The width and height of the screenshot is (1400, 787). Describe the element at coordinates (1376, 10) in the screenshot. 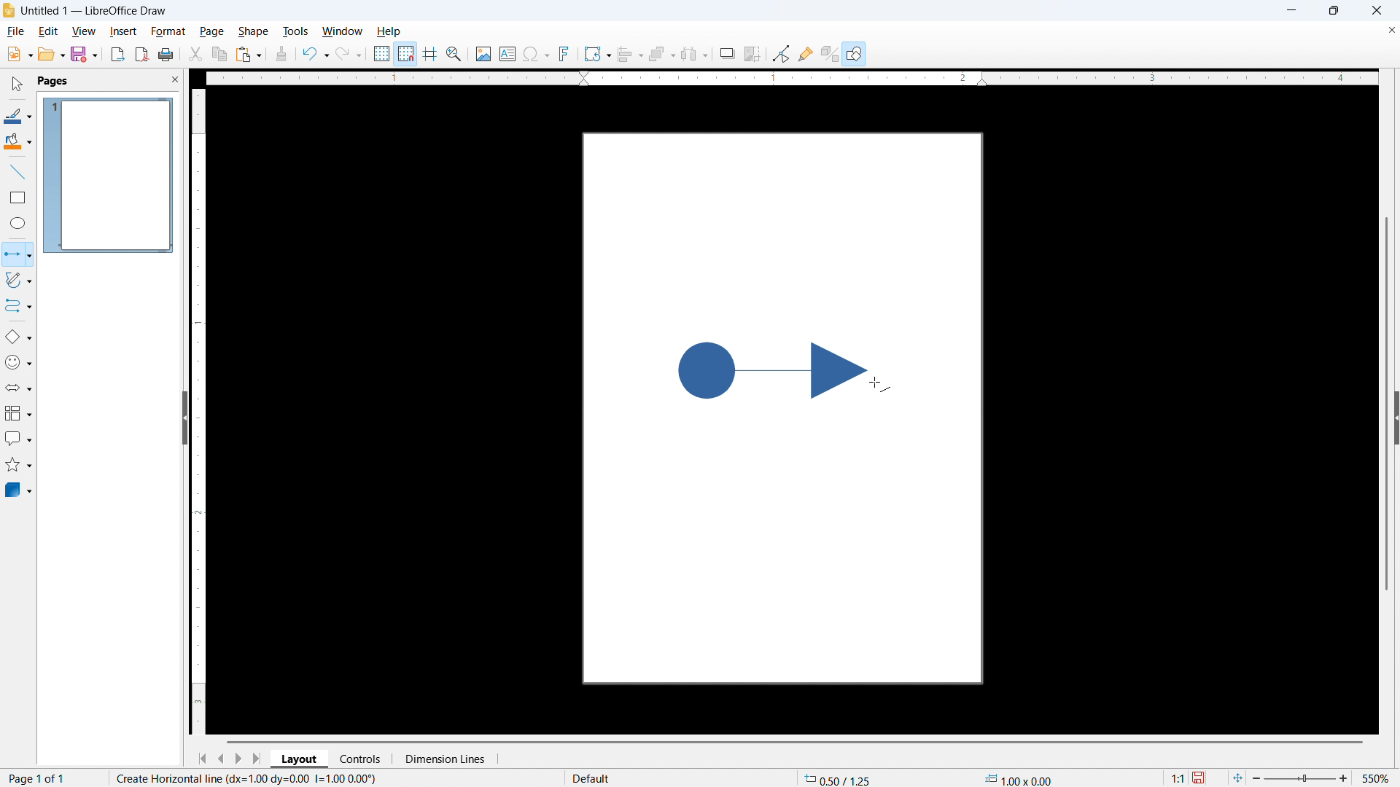

I see `close ` at that location.